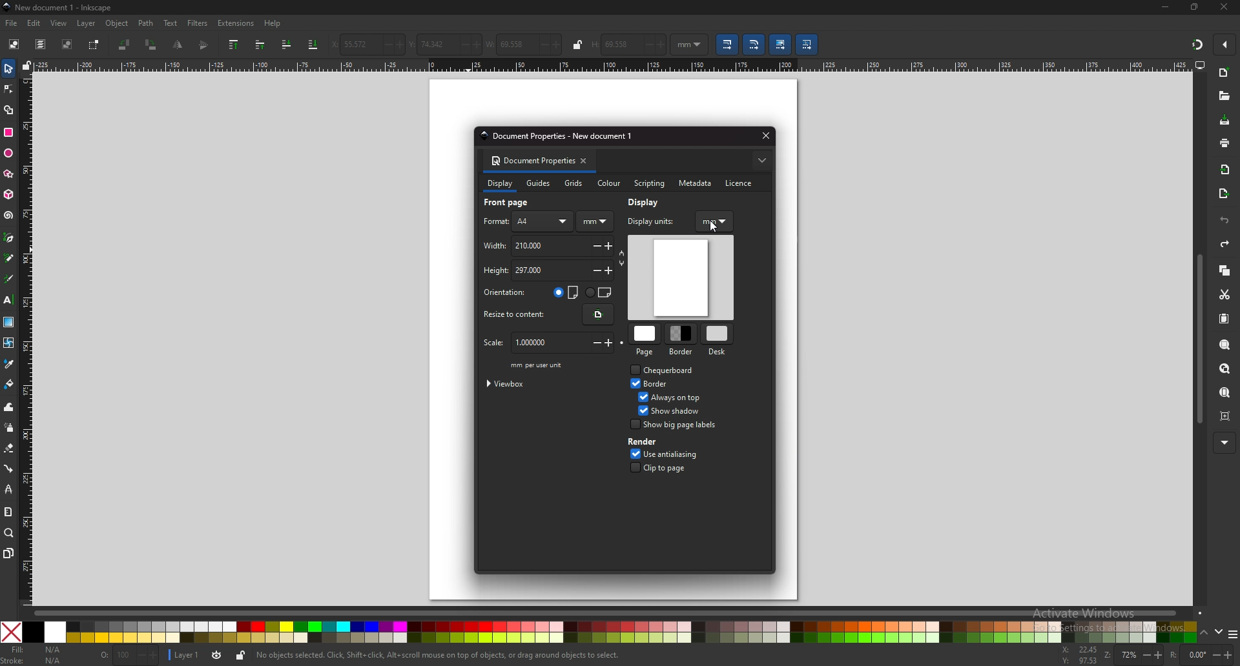  Describe the element at coordinates (313, 45) in the screenshot. I see `lower selection to bottom` at that location.